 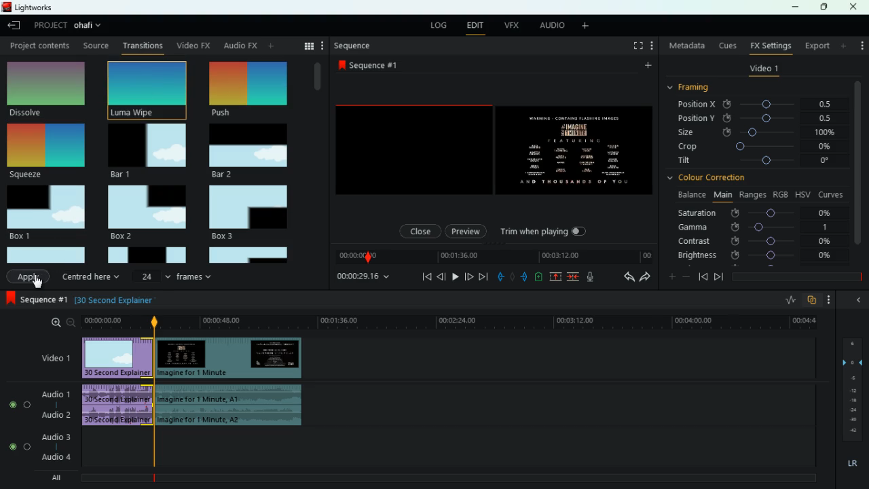 I want to click on push, so click(x=149, y=90).